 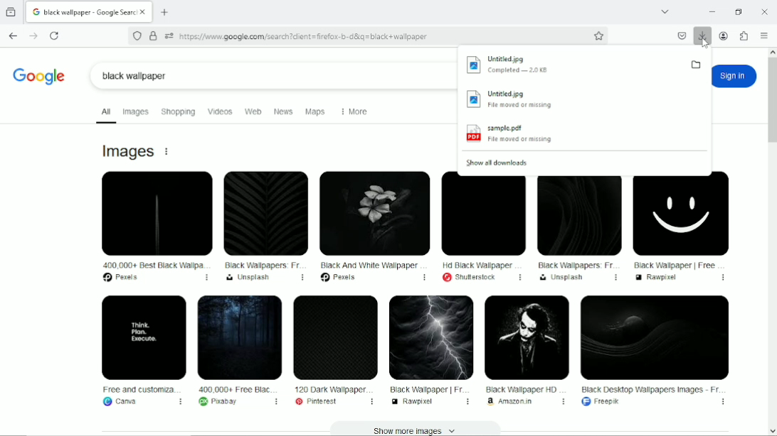 What do you see at coordinates (265, 226) in the screenshot?
I see `Black Wallpapers: Fr...` at bounding box center [265, 226].